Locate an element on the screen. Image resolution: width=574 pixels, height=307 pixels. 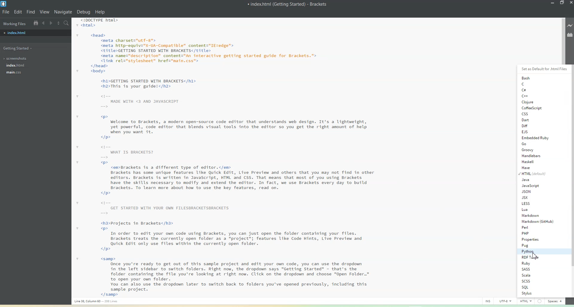
Text is located at coordinates (288, 4).